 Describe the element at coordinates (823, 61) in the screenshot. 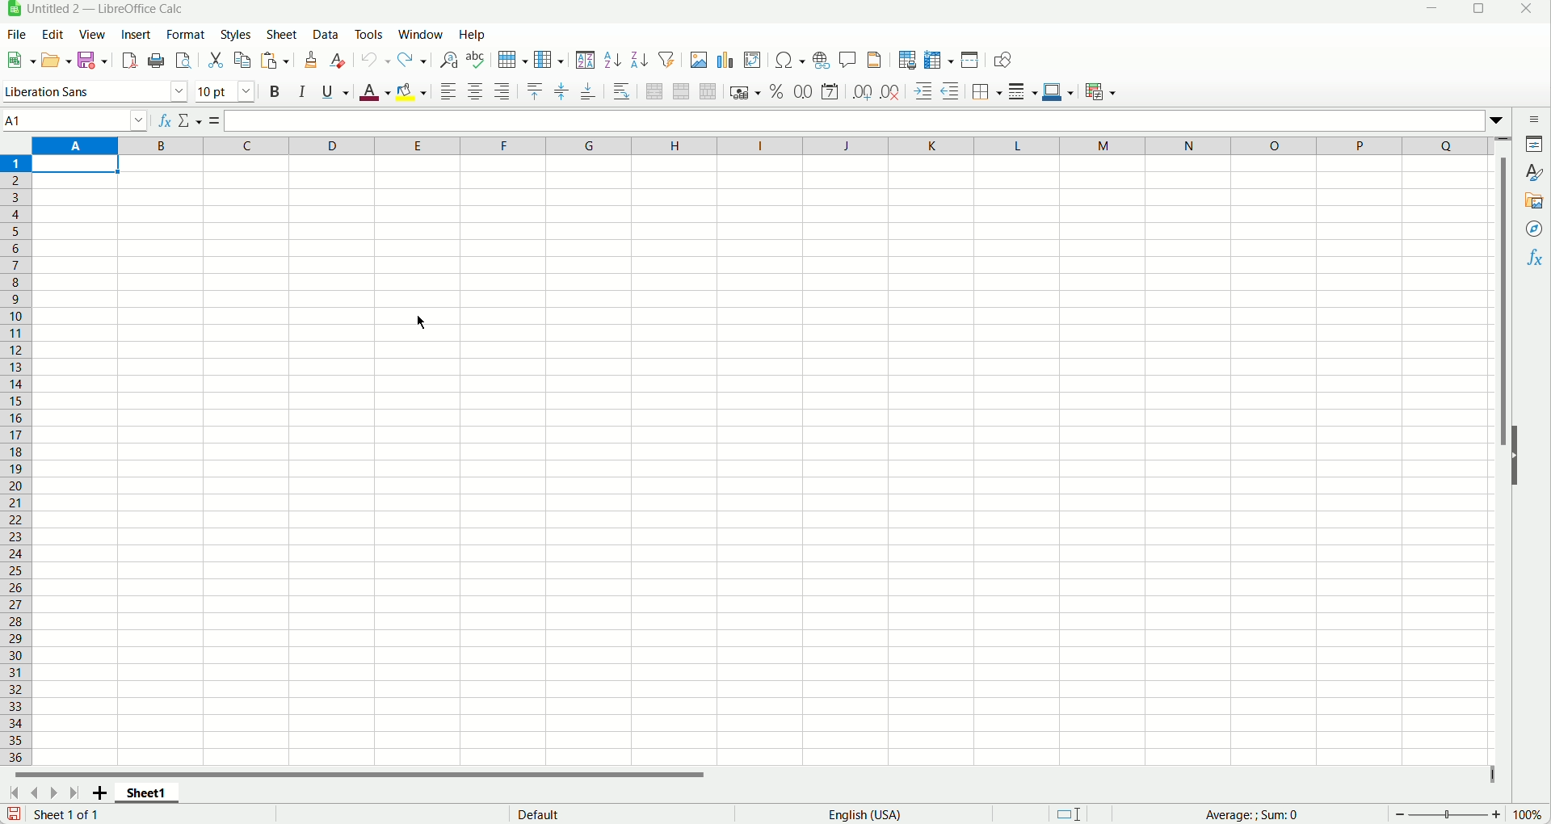

I see `Insert hyperlink` at that location.